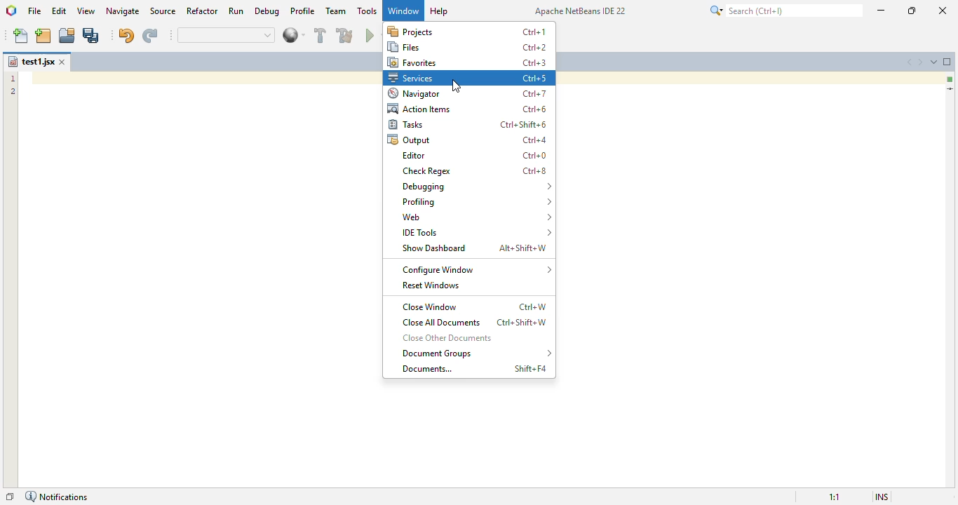  What do you see at coordinates (534, 93) in the screenshot?
I see `shortcut for navigator` at bounding box center [534, 93].